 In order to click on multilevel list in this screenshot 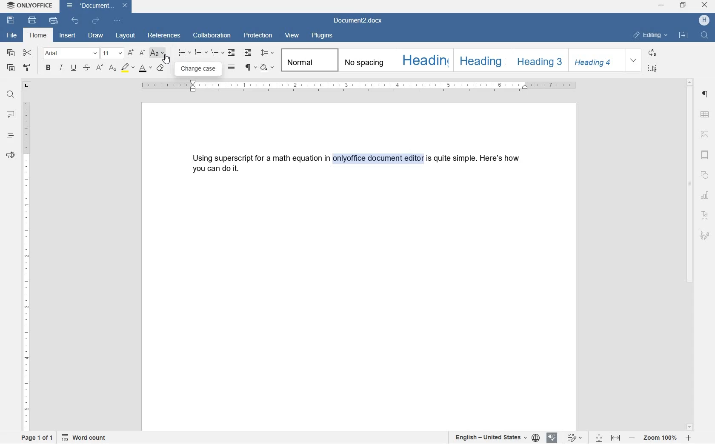, I will do `click(216, 53)`.